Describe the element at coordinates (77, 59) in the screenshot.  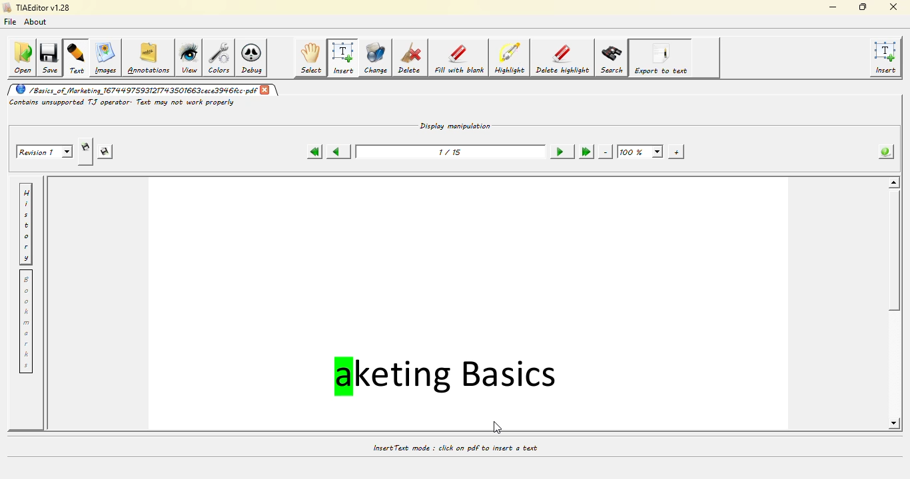
I see `text` at that location.